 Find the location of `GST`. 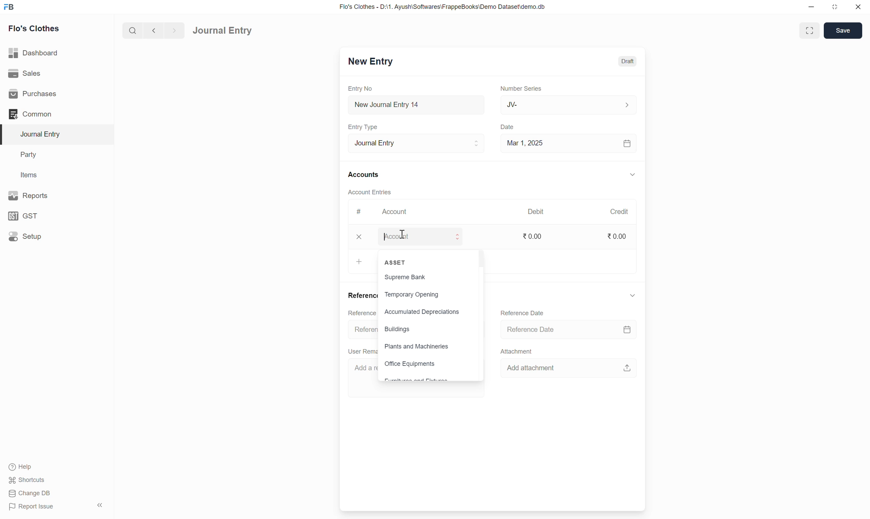

GST is located at coordinates (24, 216).